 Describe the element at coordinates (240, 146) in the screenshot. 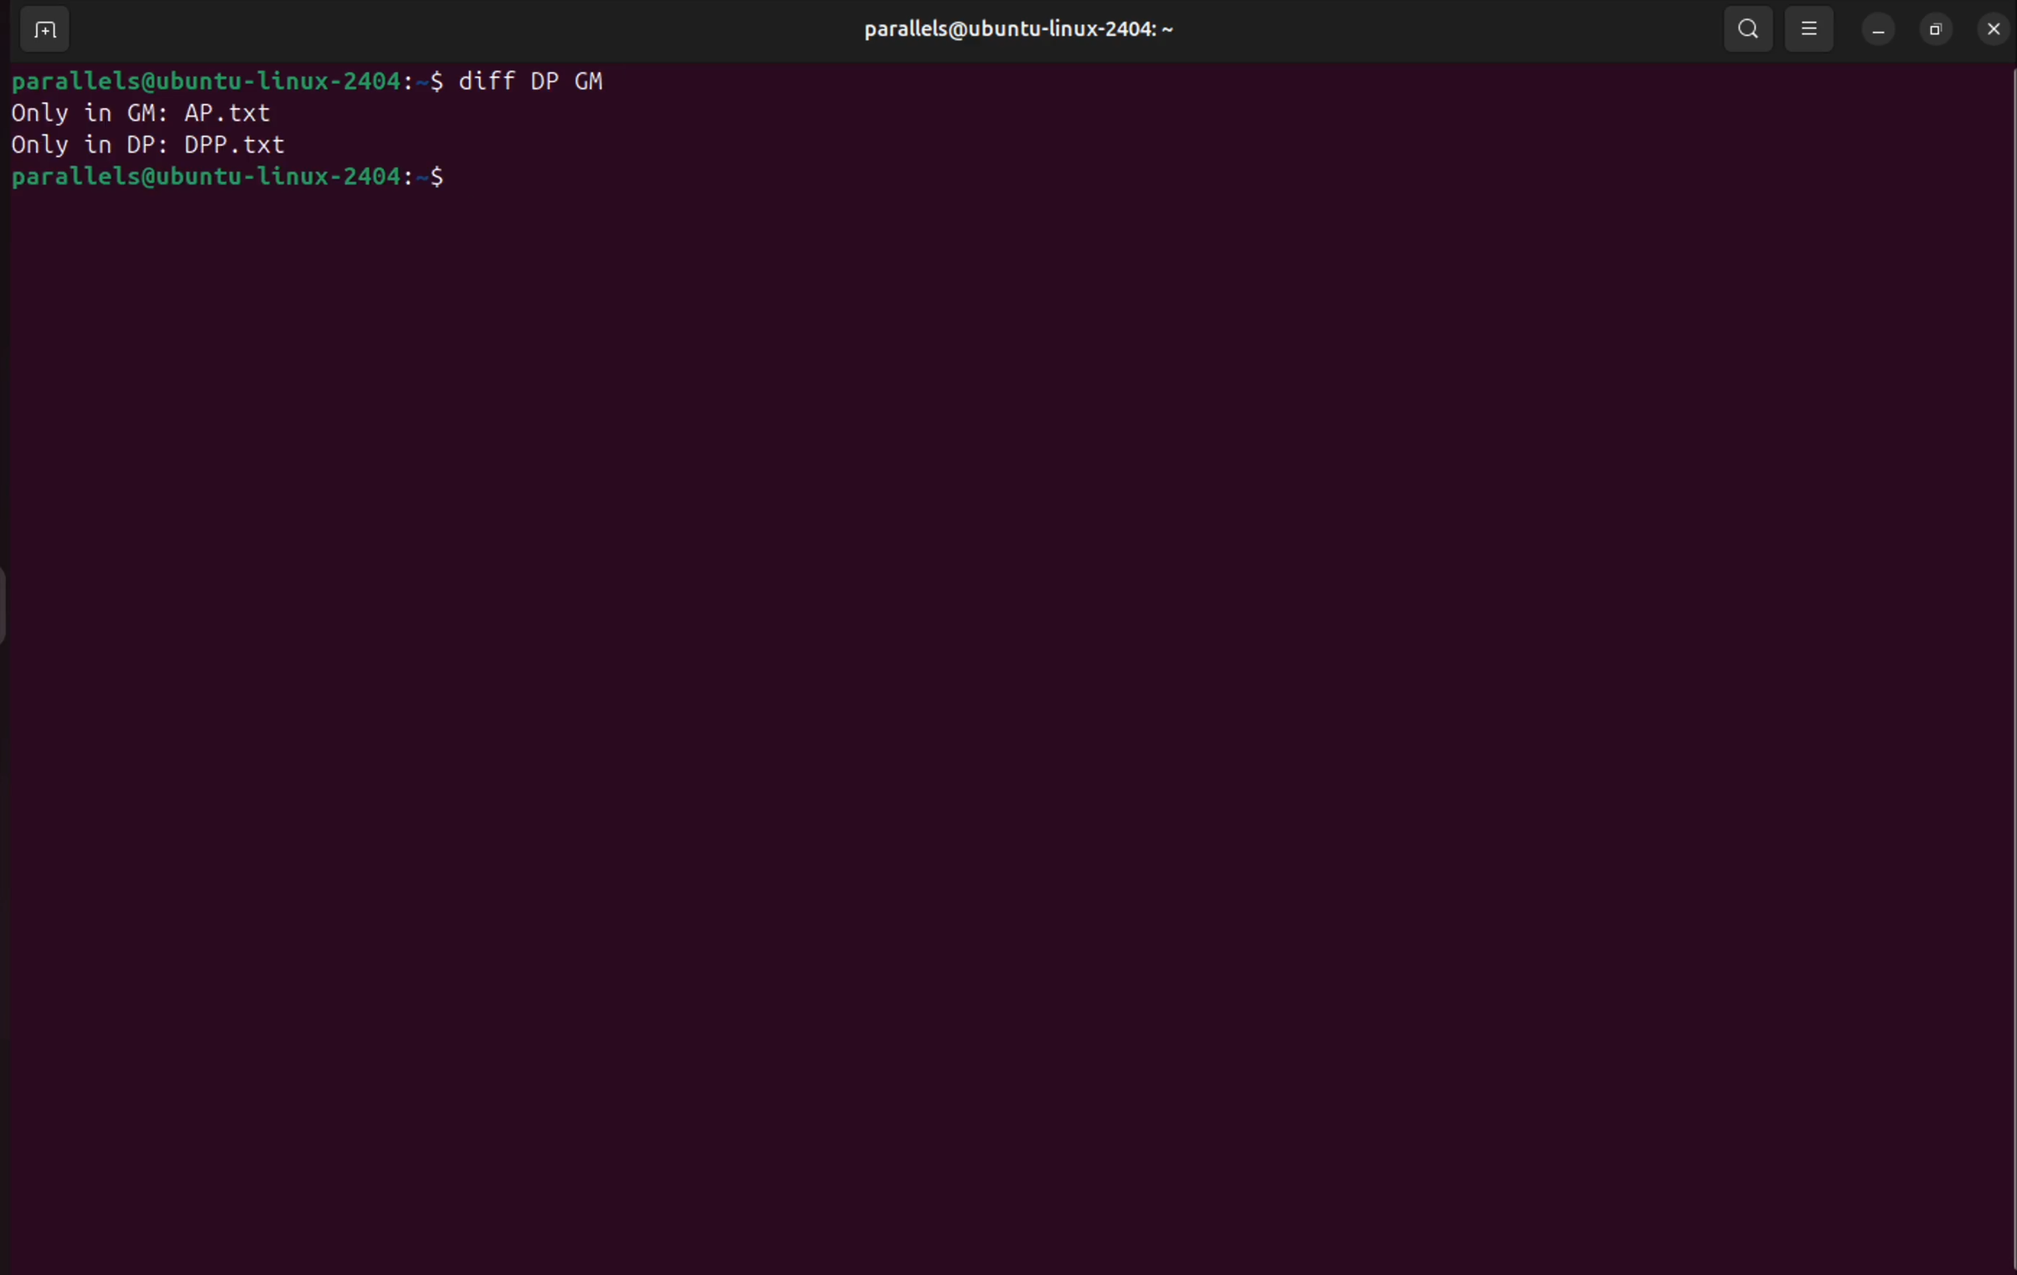

I see `Dpp.txt` at that location.